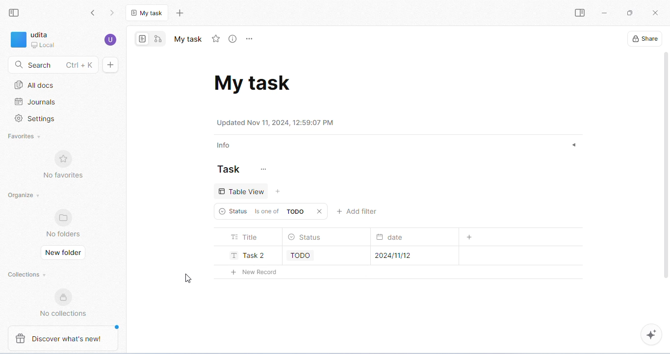  Describe the element at coordinates (629, 13) in the screenshot. I see `maximize` at that location.